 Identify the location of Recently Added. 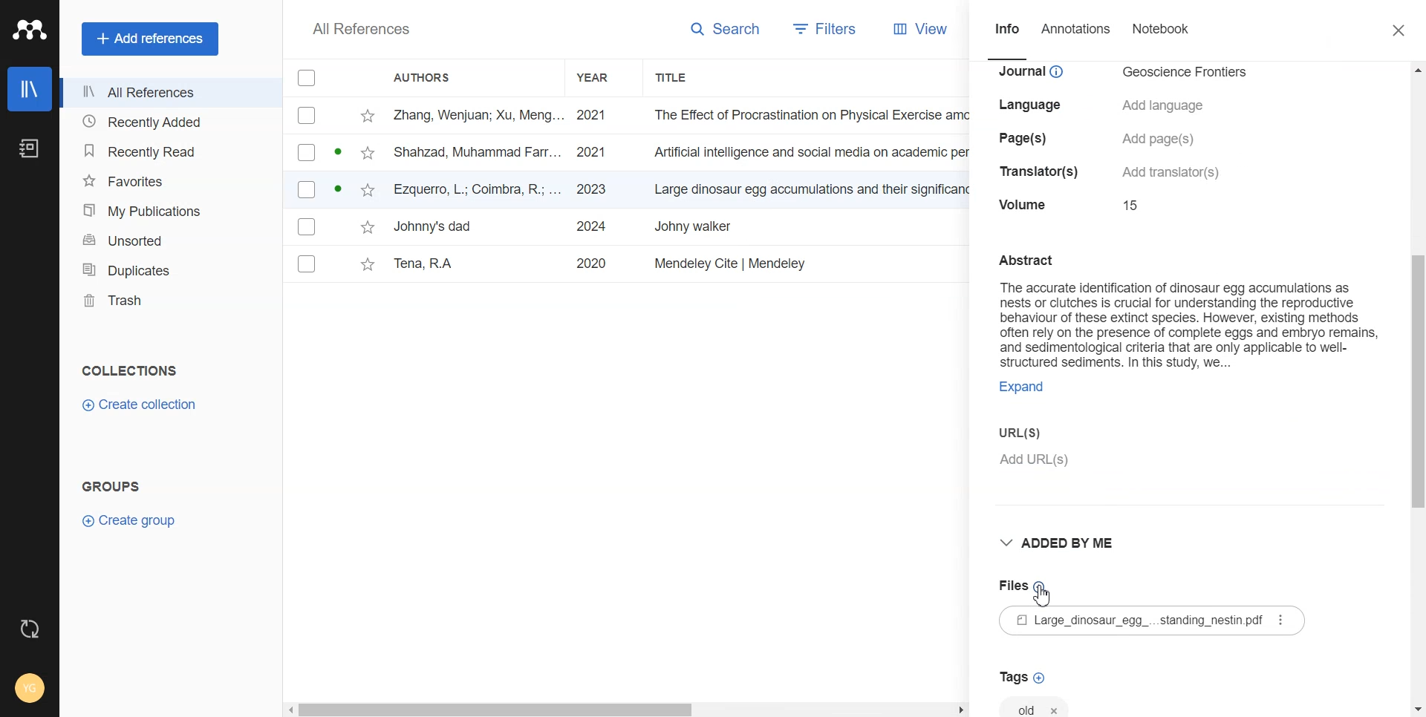
(169, 121).